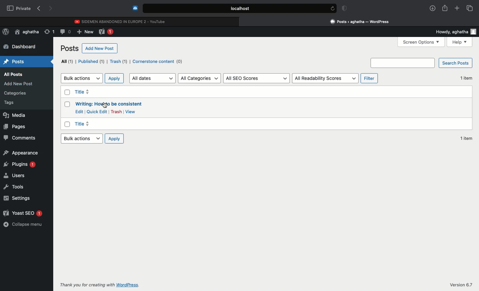 The image size is (479, 291). What do you see at coordinates (39, 9) in the screenshot?
I see `Previous page` at bounding box center [39, 9].